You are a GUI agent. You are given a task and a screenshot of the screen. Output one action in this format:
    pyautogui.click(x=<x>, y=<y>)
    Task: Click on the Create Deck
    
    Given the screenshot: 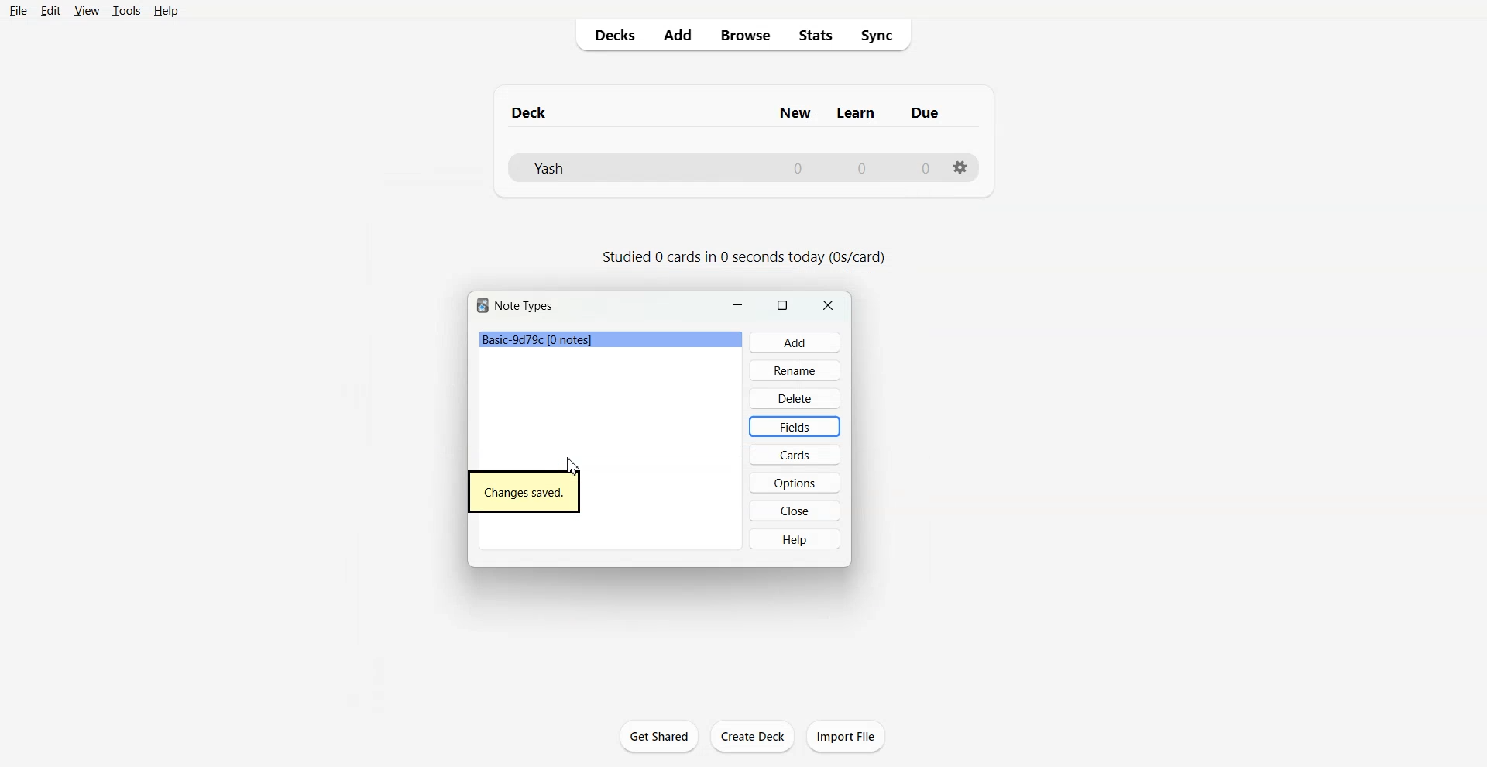 What is the action you would take?
    pyautogui.click(x=754, y=735)
    